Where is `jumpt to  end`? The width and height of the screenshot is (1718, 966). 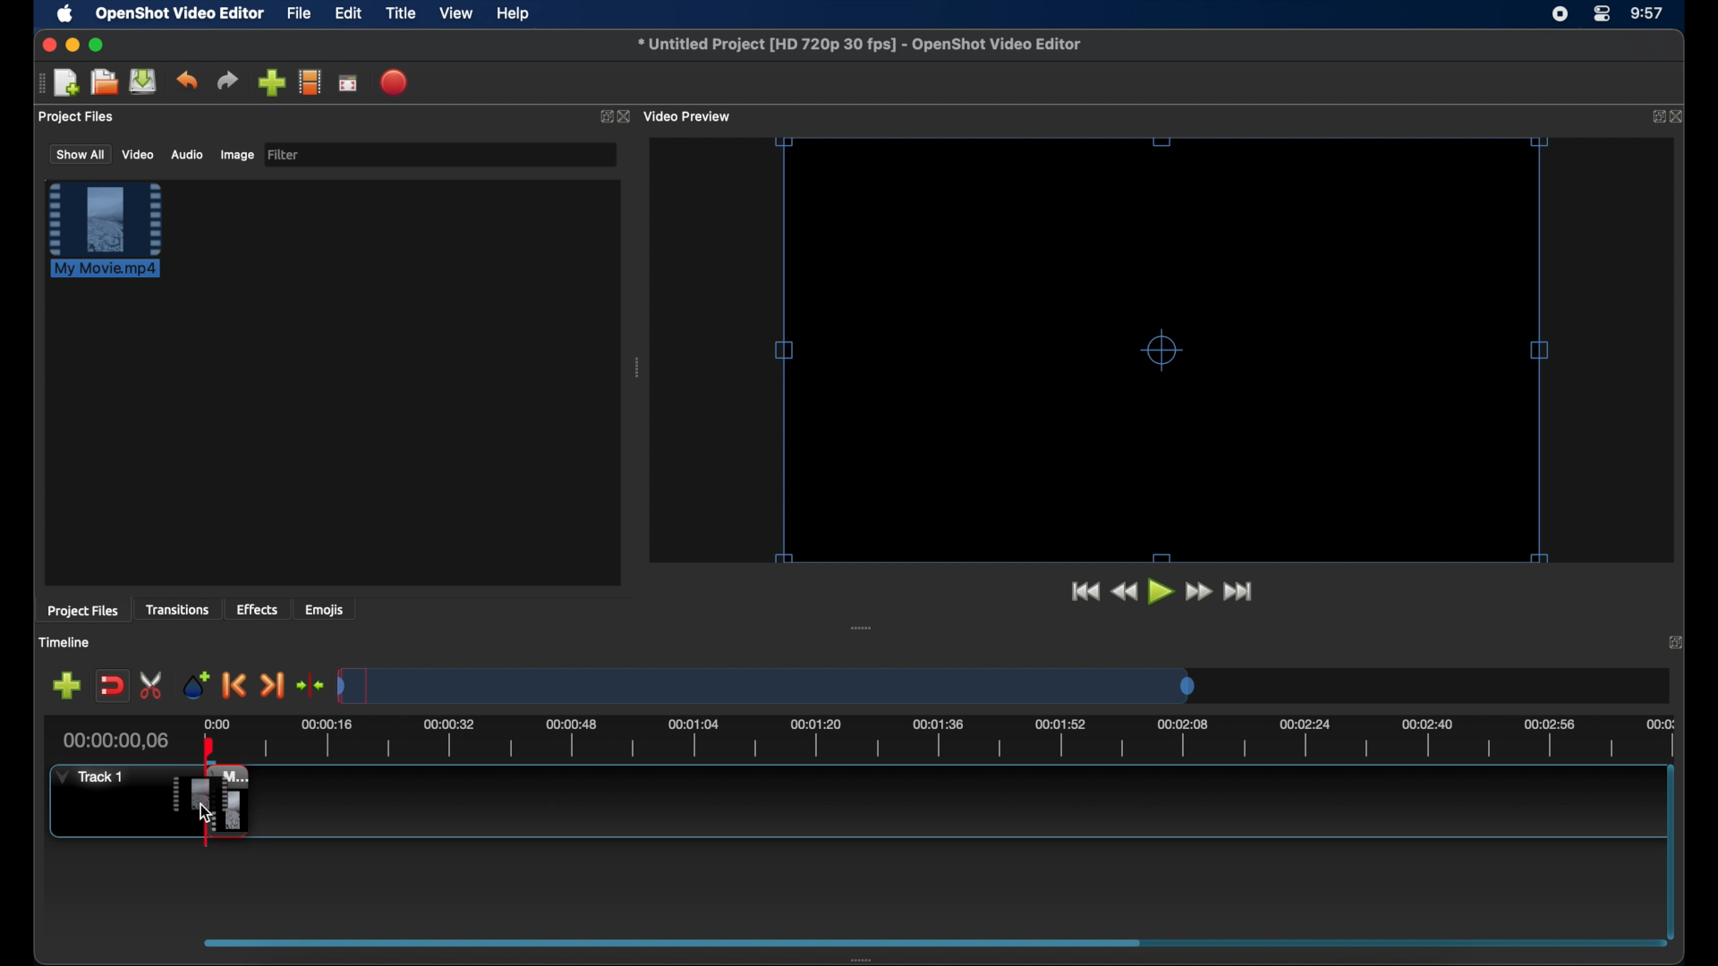
jumpt to  end is located at coordinates (1239, 591).